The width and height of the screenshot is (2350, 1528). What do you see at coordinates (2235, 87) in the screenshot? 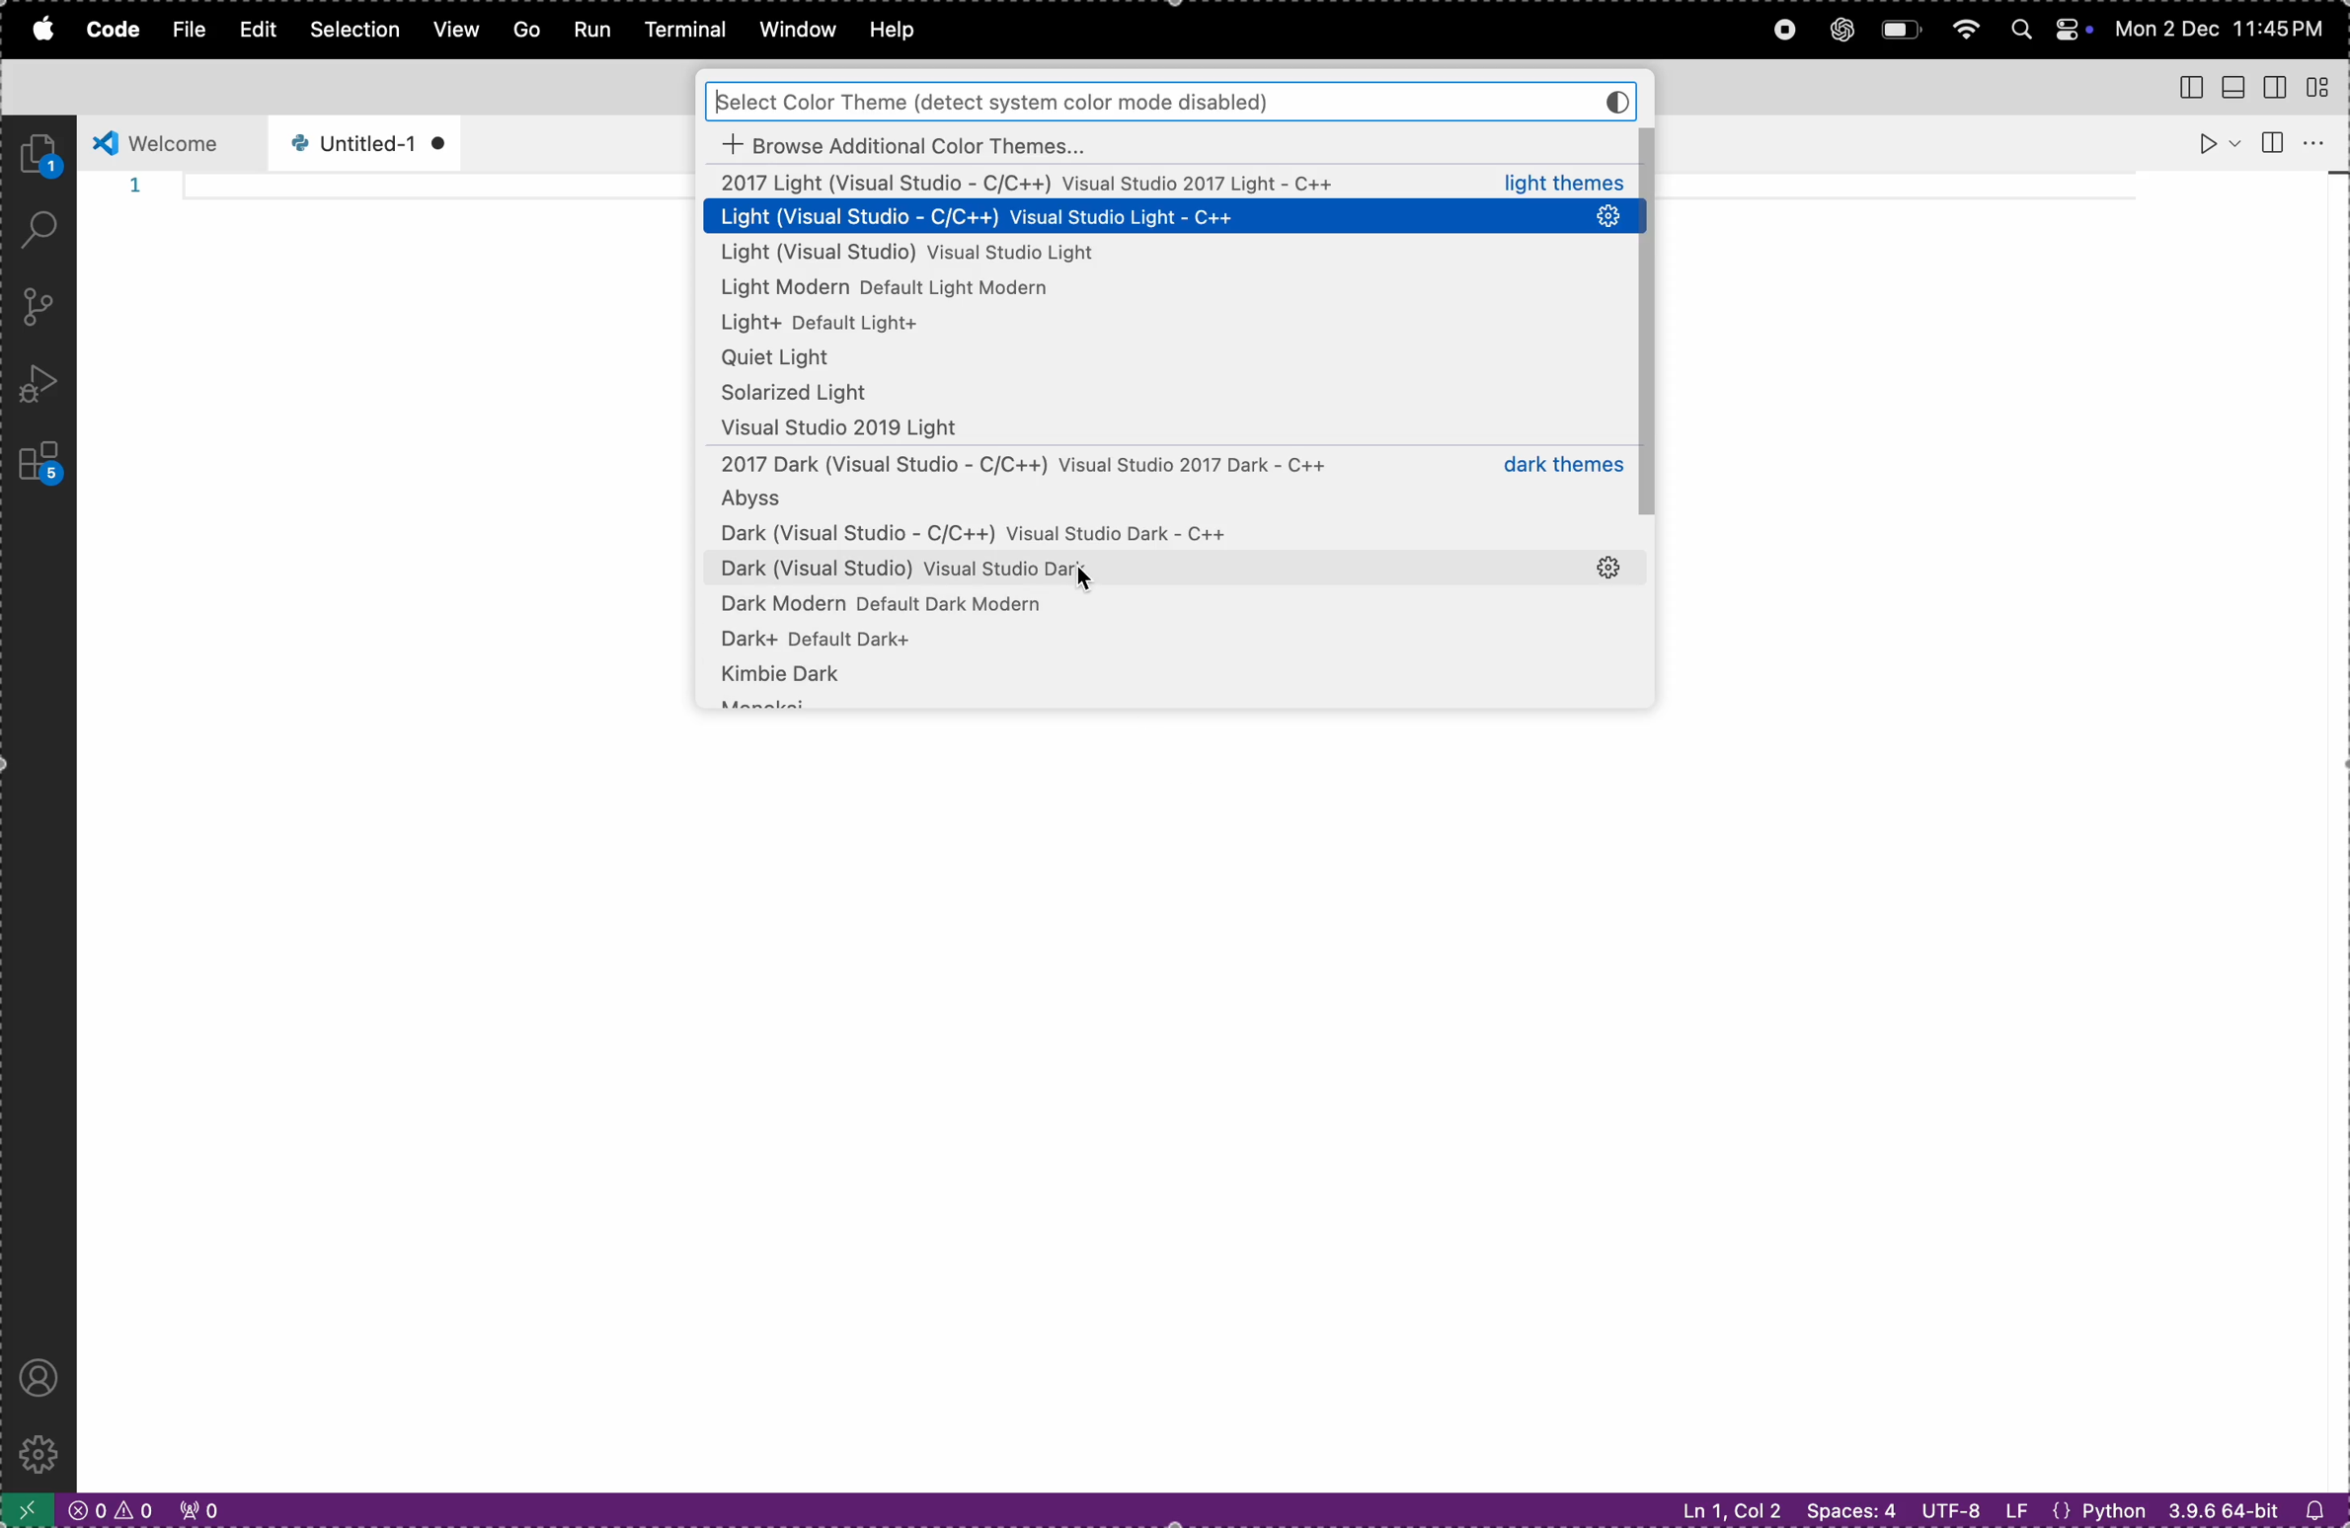
I see `toggle panel` at bounding box center [2235, 87].